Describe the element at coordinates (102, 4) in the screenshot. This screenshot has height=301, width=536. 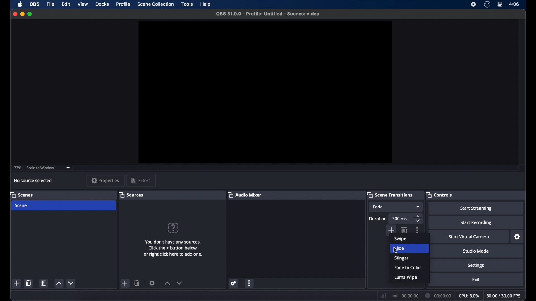
I see `docks` at that location.